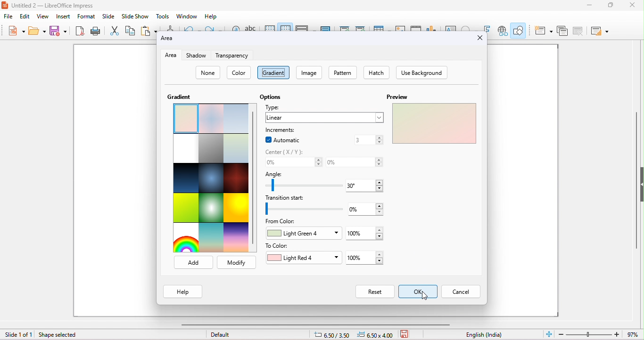 This screenshot has width=644, height=340. I want to click on Gradient option 8, so click(210, 178).